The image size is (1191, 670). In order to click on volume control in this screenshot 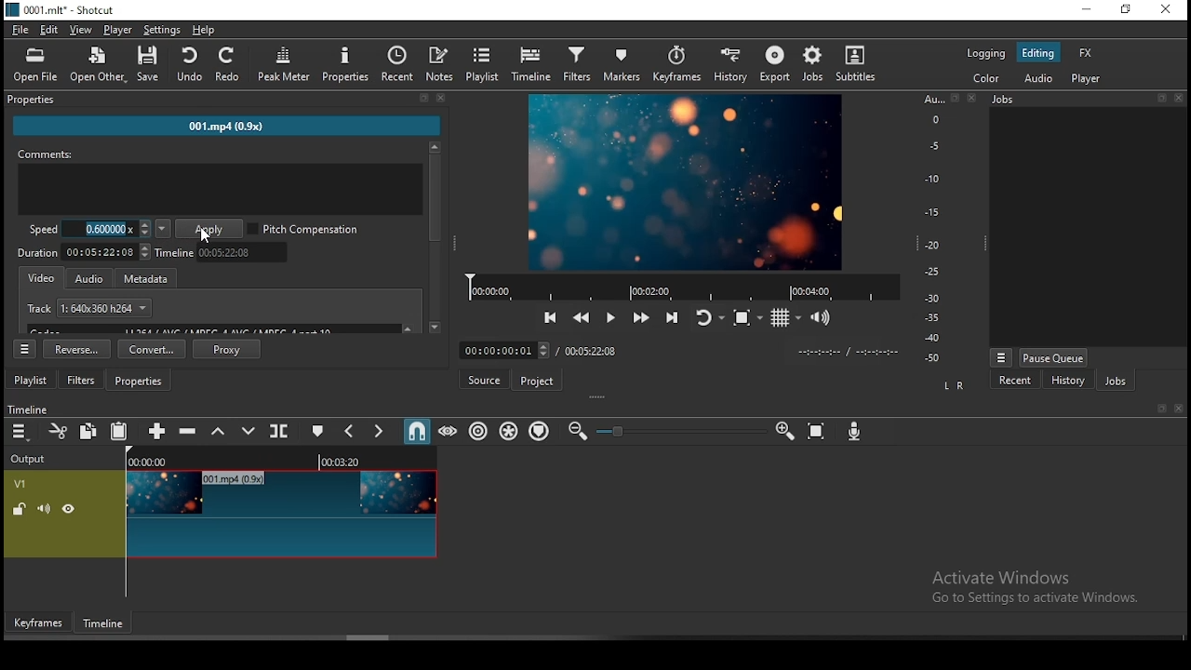, I will do `click(822, 317)`.